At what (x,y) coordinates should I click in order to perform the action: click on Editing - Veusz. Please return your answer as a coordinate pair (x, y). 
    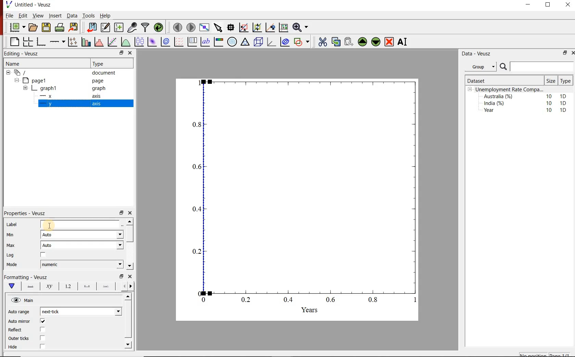
    Looking at the image, I should click on (23, 53).